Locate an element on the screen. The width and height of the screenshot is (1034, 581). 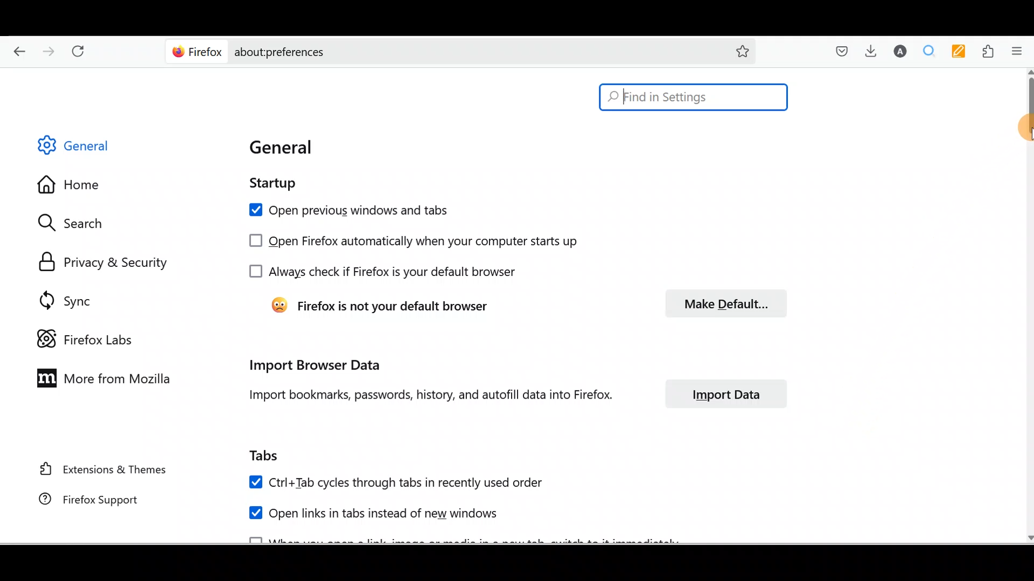
Open application menu is located at coordinates (1021, 50).